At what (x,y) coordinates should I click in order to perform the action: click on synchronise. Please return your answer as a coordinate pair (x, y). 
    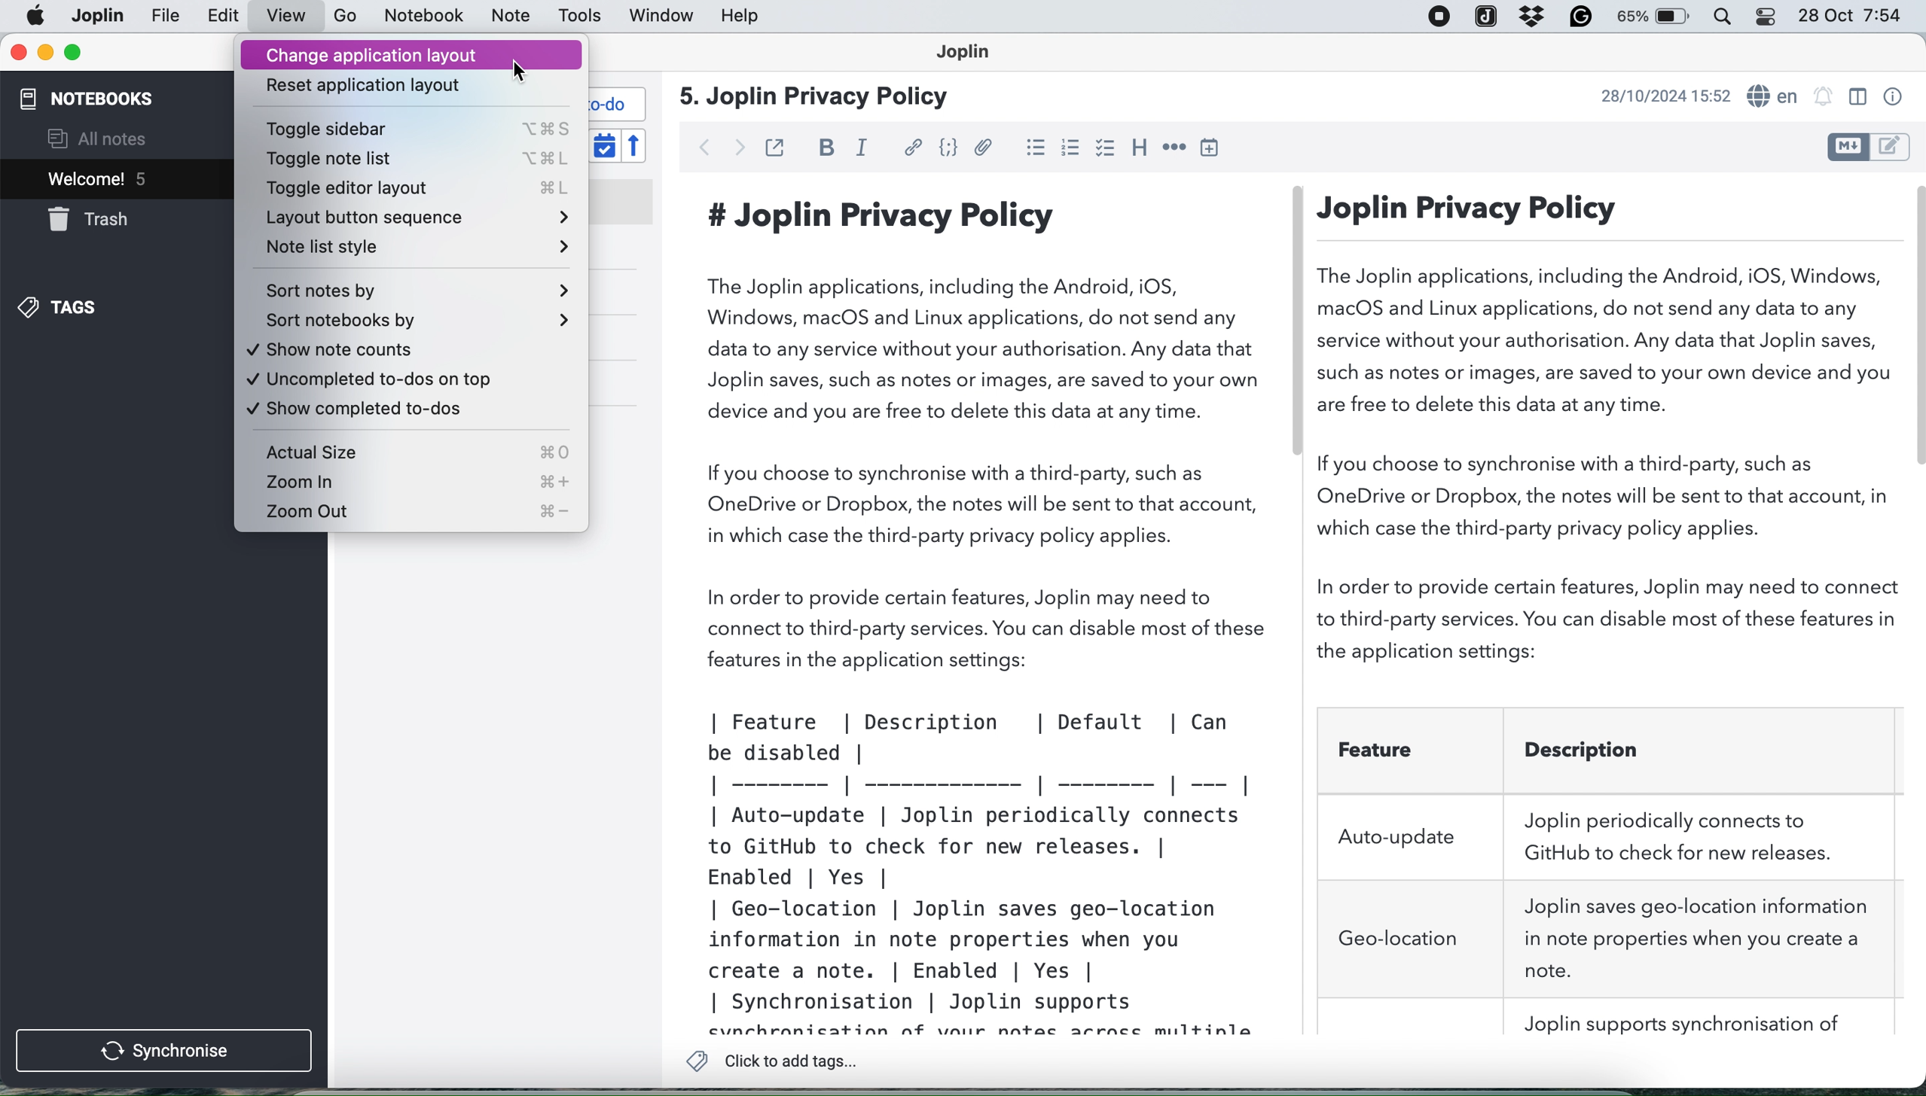
    Looking at the image, I should click on (166, 1052).